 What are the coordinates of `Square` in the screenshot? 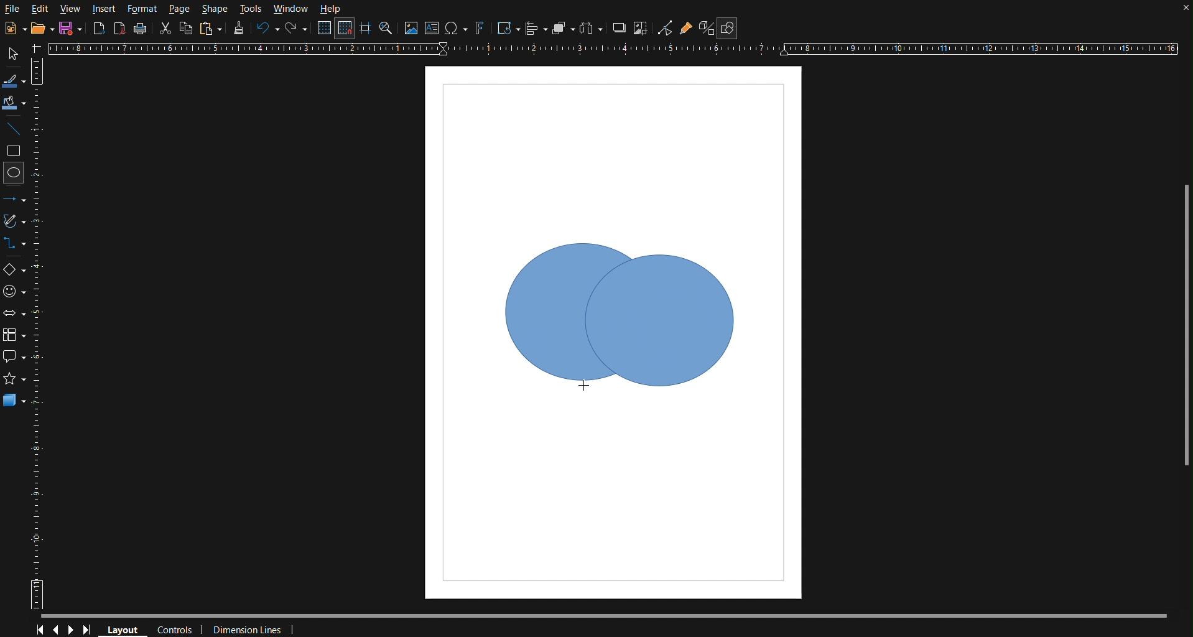 It's located at (15, 152).